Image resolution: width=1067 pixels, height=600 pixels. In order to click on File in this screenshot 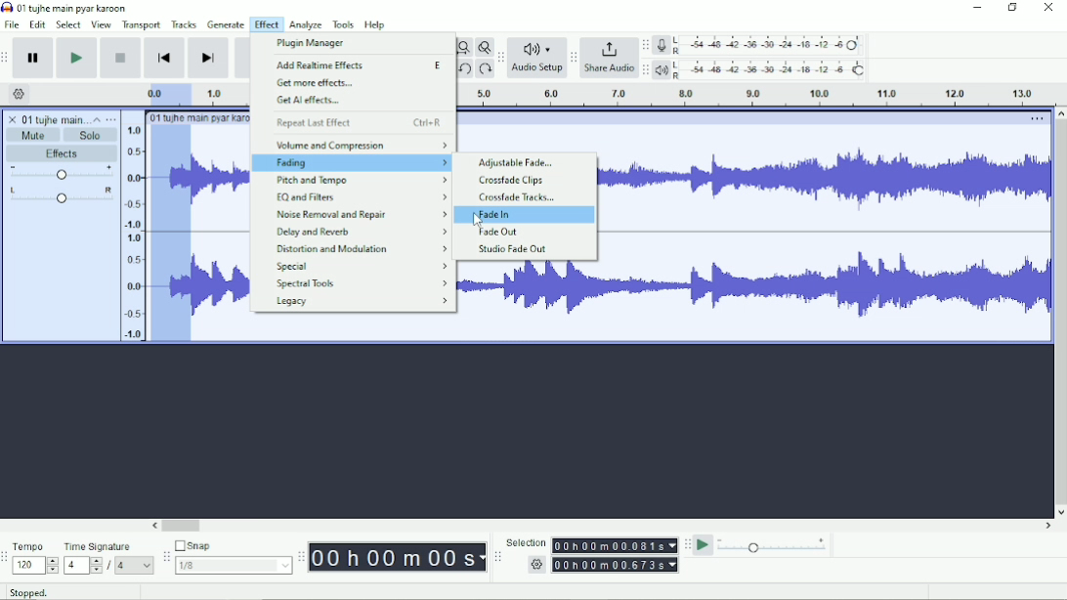, I will do `click(14, 24)`.